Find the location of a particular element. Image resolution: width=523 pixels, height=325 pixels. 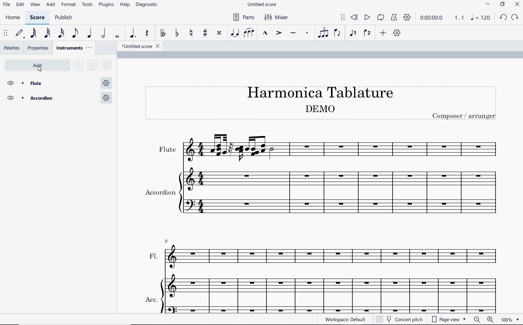

diagnostic is located at coordinates (147, 5).